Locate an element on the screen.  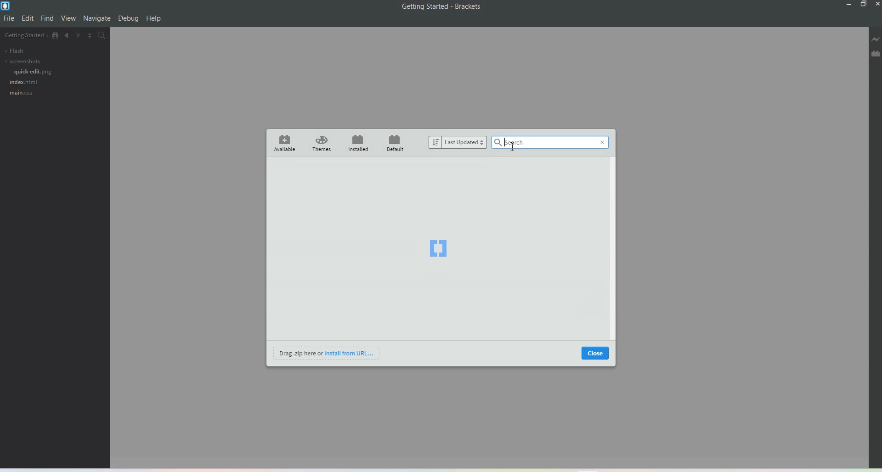
Edit is located at coordinates (28, 18).